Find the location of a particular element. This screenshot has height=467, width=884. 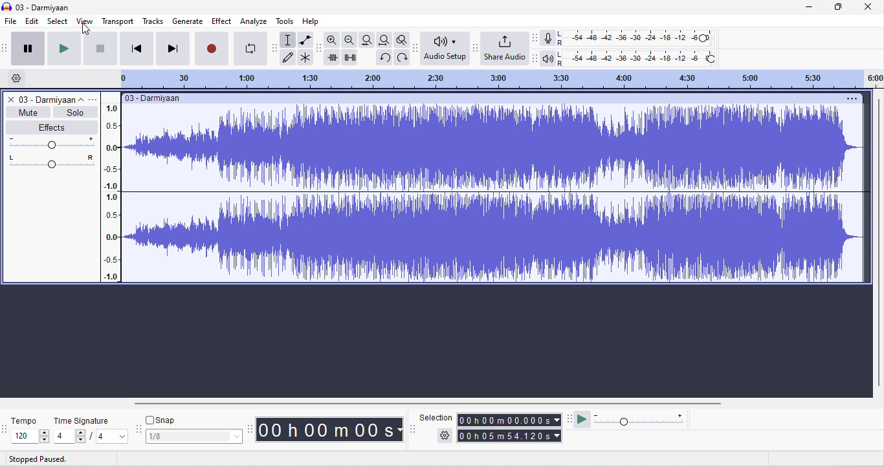

track options is located at coordinates (93, 100).